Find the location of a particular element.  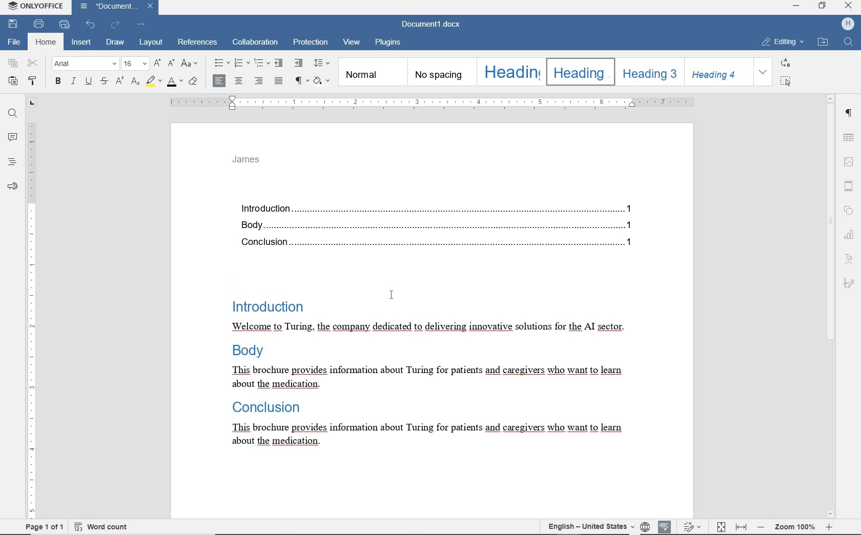

comments is located at coordinates (12, 137).